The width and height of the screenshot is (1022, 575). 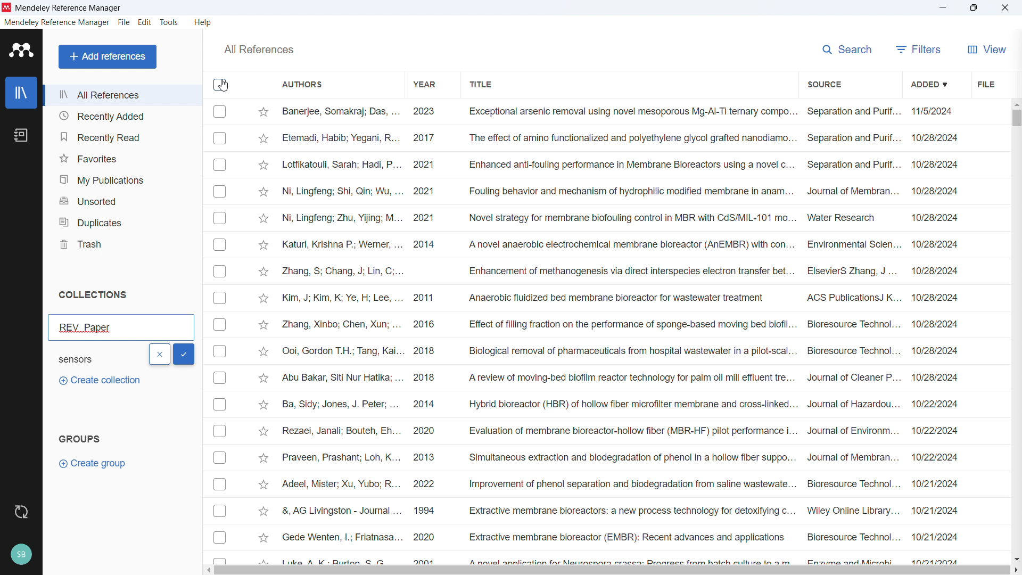 I want to click on Create group , so click(x=95, y=463).